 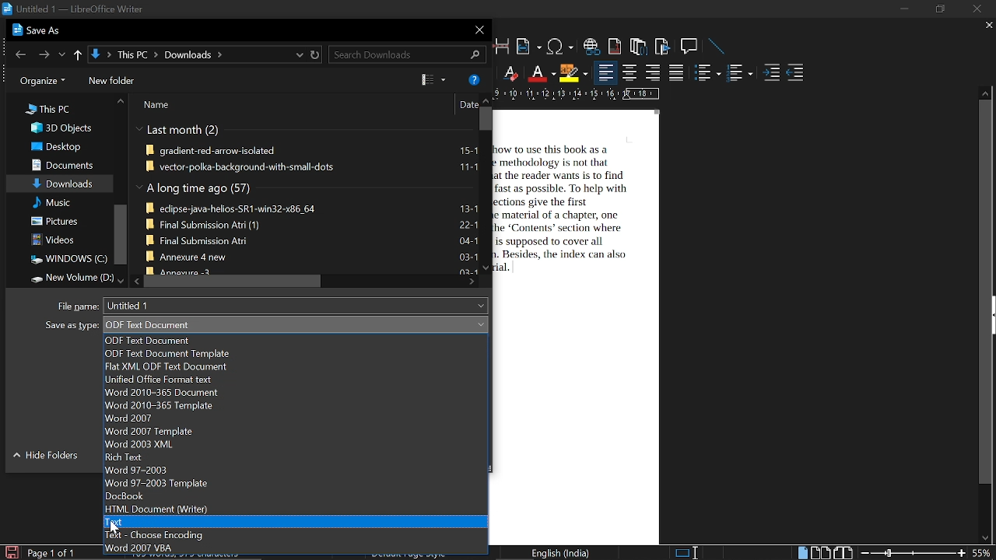 I want to click on Music, so click(x=52, y=203).